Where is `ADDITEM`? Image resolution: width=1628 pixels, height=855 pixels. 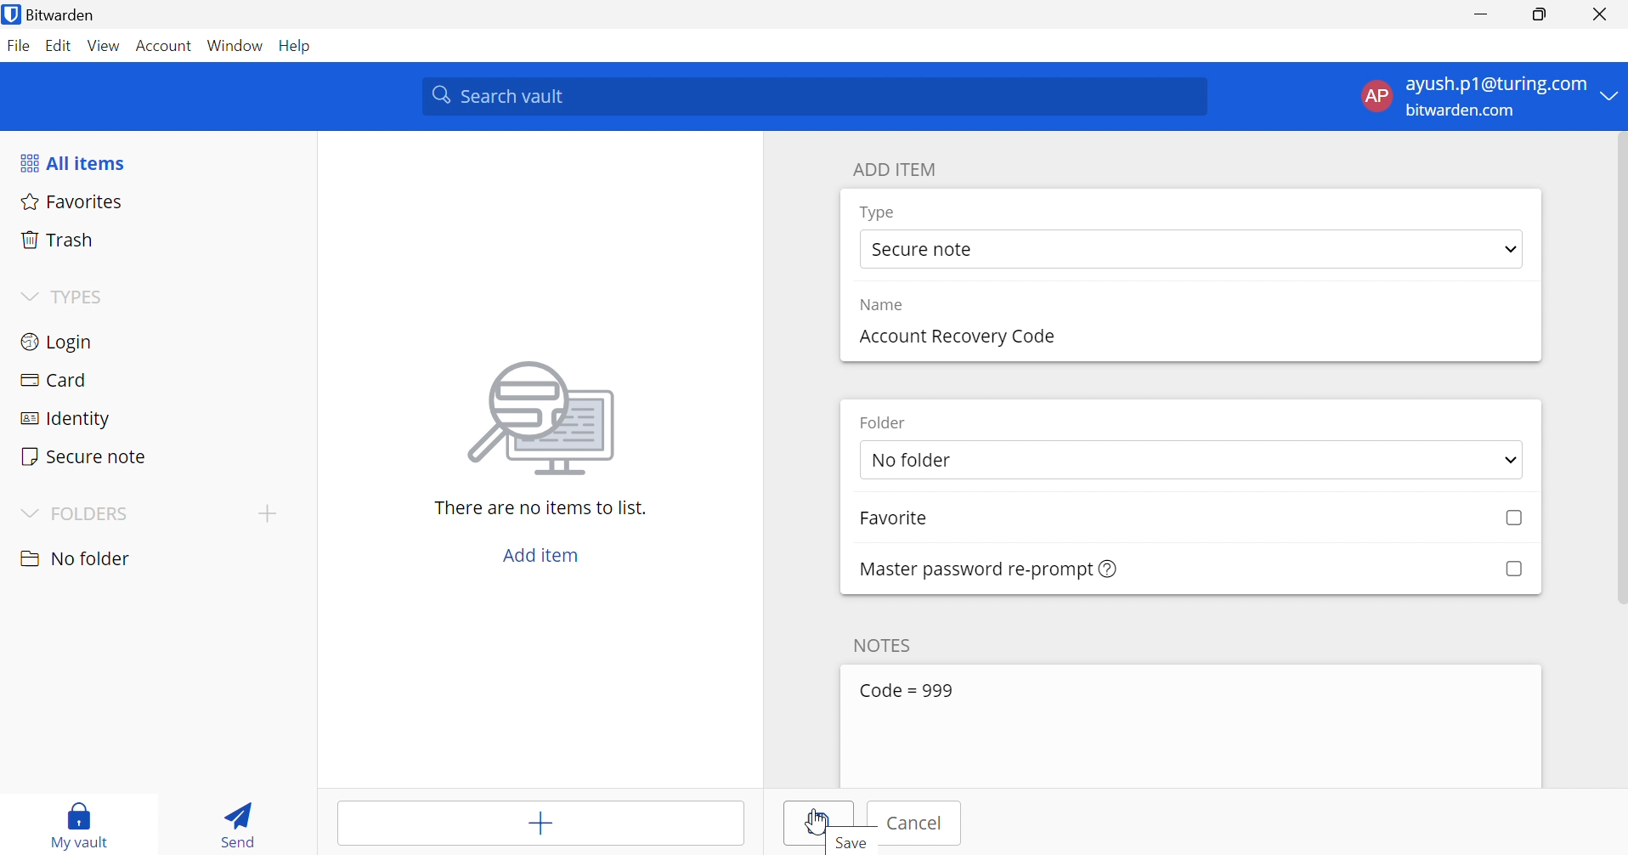 ADDITEM is located at coordinates (899, 169).